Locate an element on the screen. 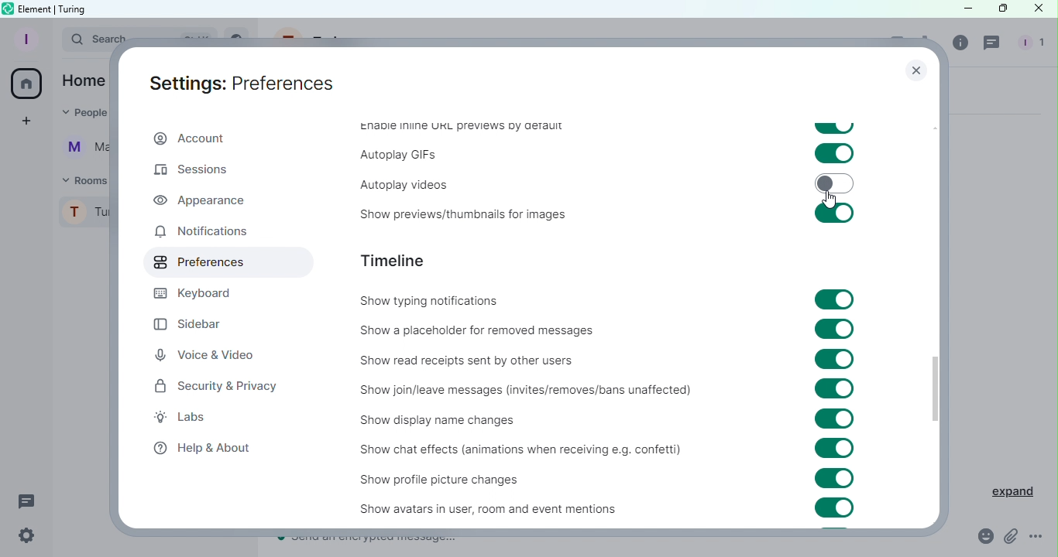  Settings: Preferences is located at coordinates (235, 82).